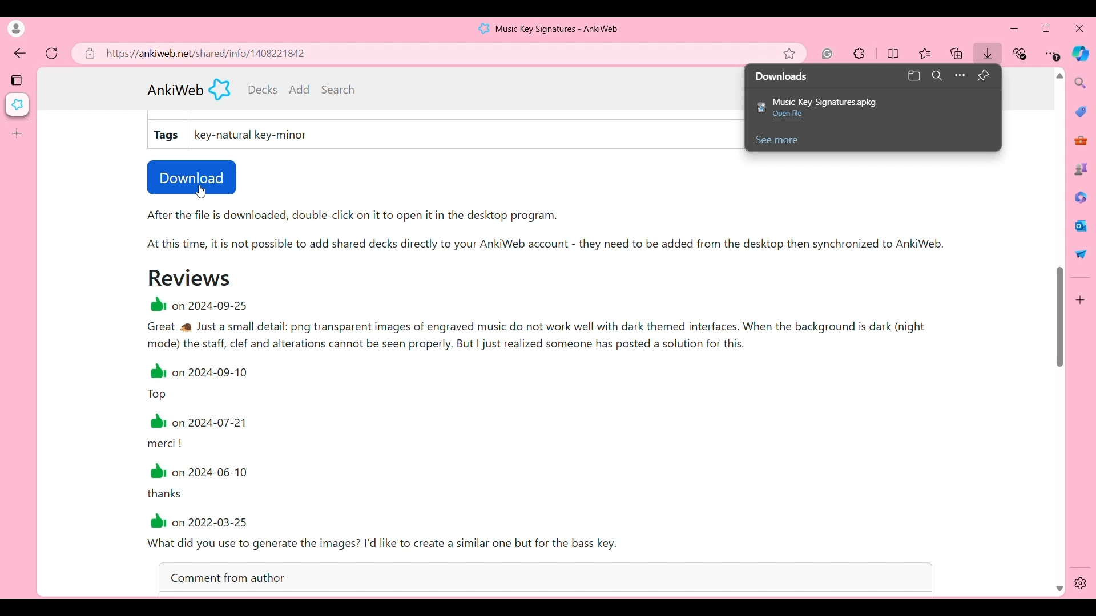  What do you see at coordinates (1081, 83) in the screenshot?
I see `Search` at bounding box center [1081, 83].